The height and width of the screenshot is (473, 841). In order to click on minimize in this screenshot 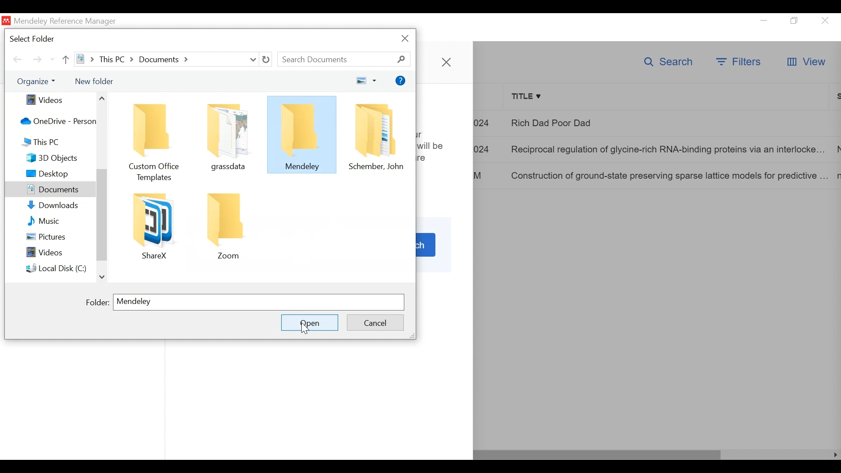, I will do `click(764, 20)`.